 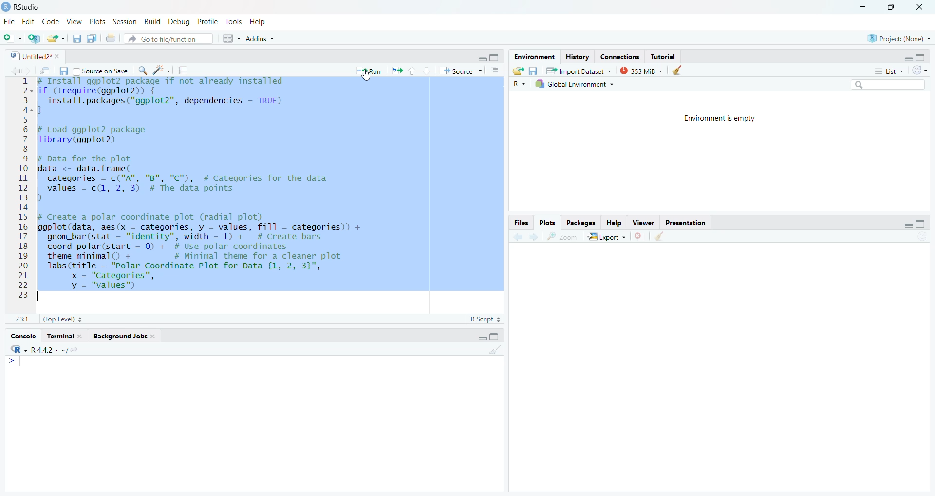 What do you see at coordinates (124, 337) in the screenshot?
I see `‘Background Jobs` at bounding box center [124, 337].